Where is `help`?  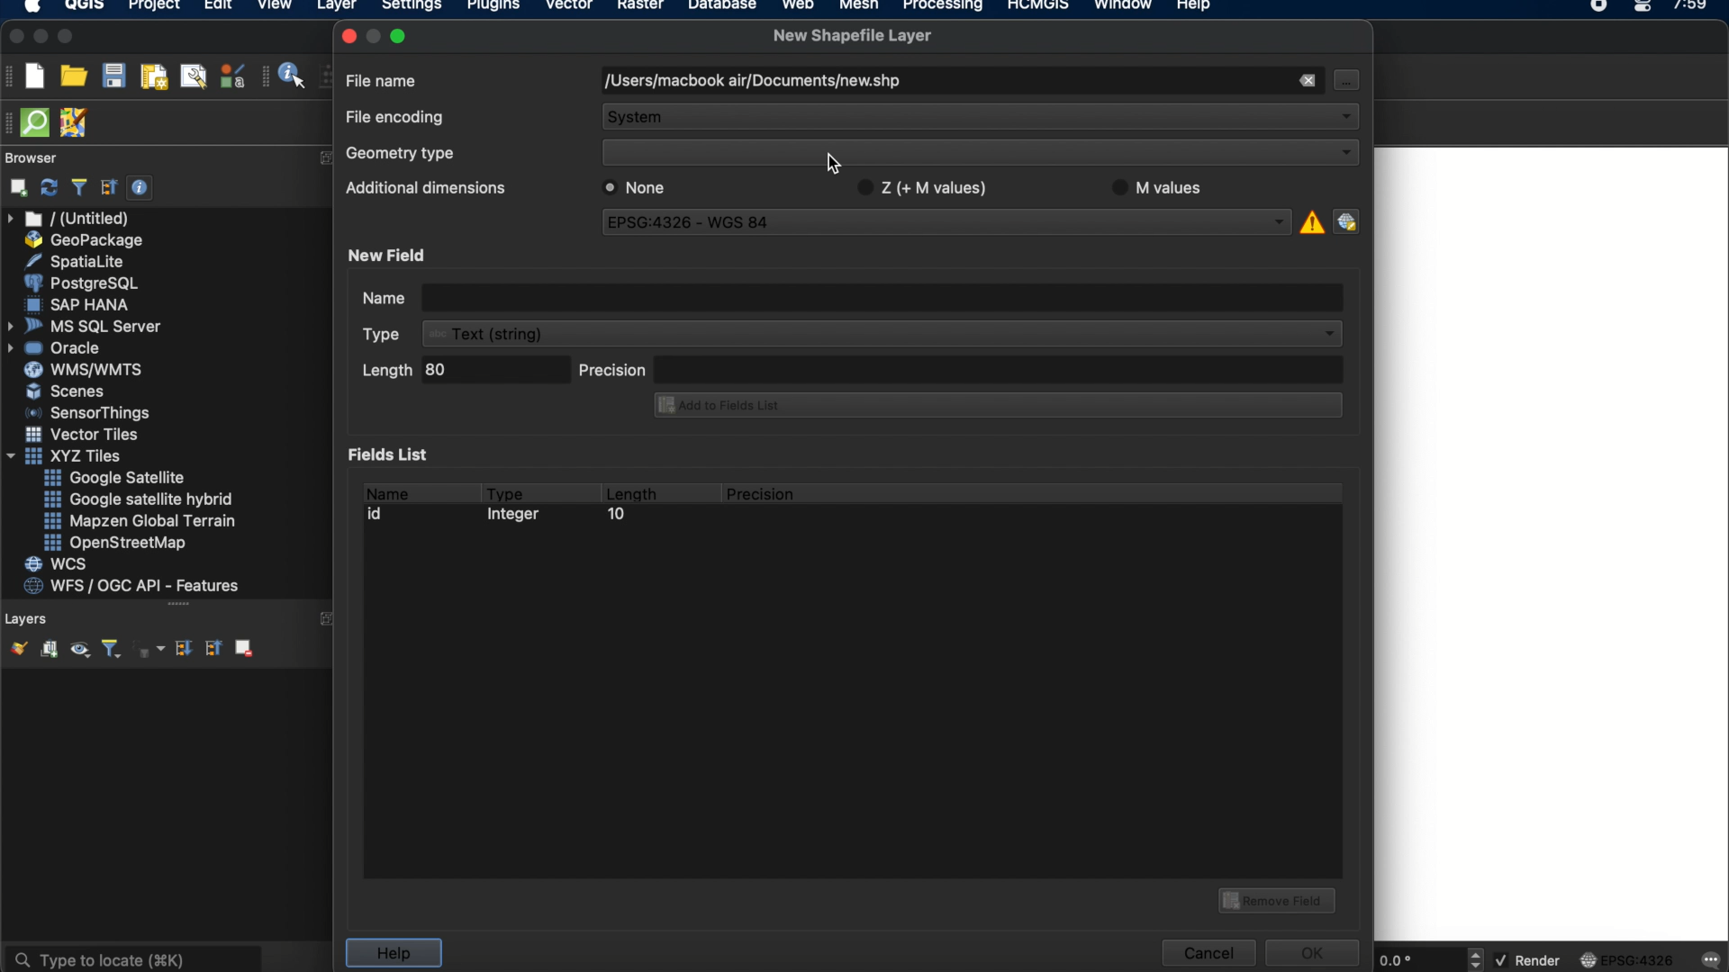 help is located at coordinates (393, 953).